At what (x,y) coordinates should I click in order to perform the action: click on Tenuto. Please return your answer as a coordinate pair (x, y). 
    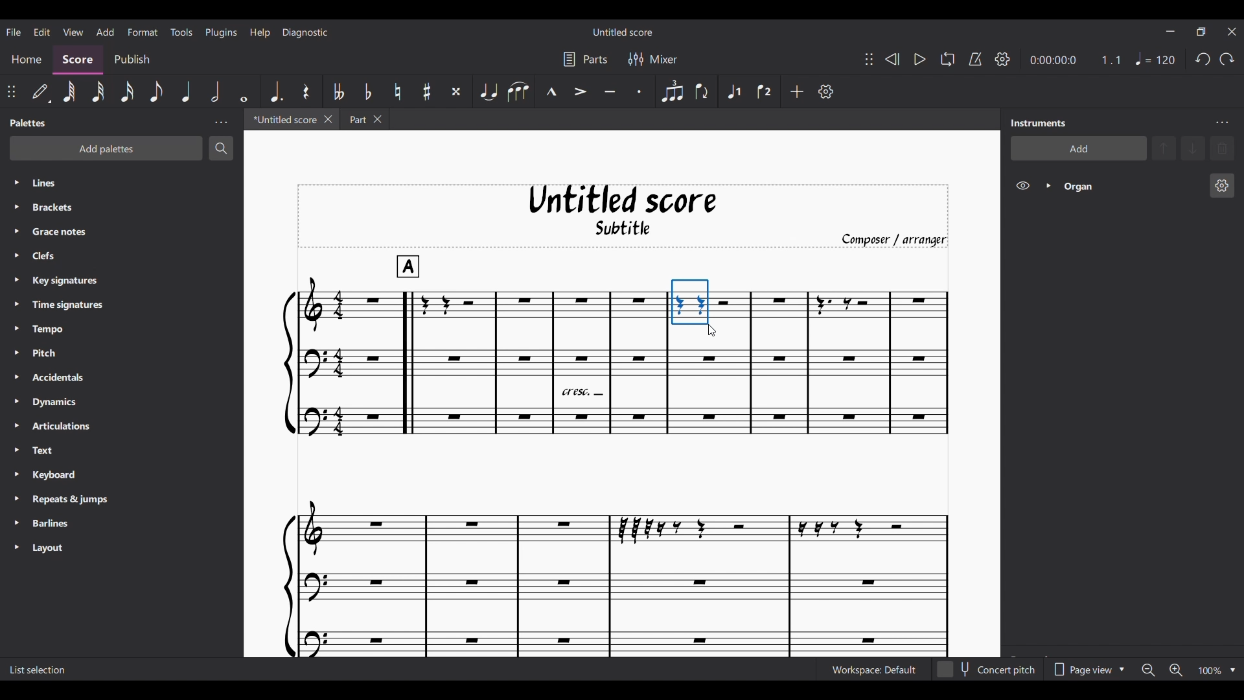
    Looking at the image, I should click on (610, 92).